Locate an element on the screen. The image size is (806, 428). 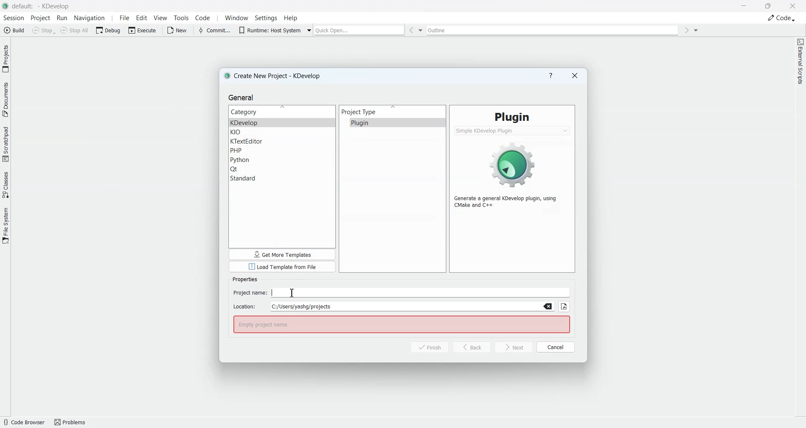
View is located at coordinates (161, 18).